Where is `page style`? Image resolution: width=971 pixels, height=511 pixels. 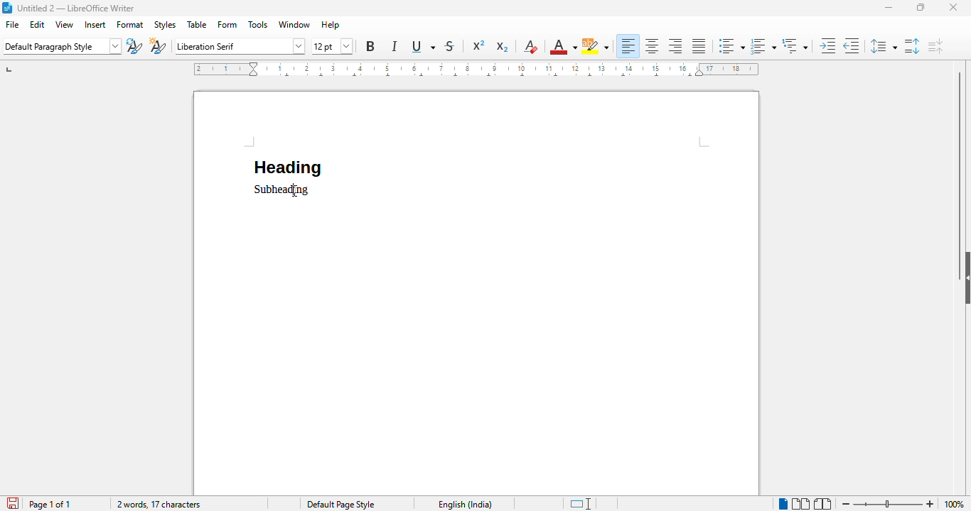 page style is located at coordinates (340, 504).